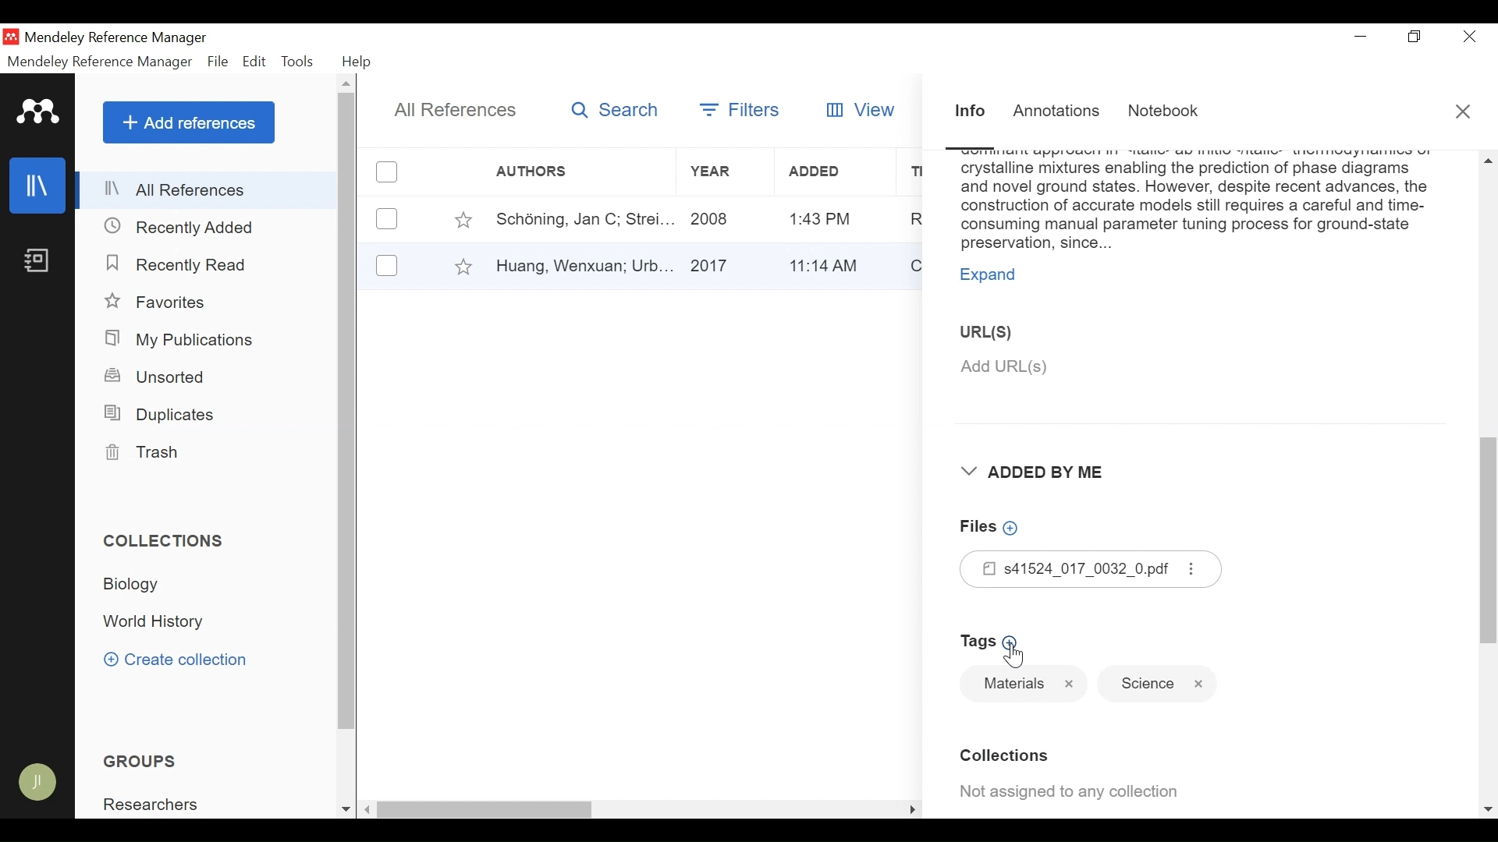 The width and height of the screenshot is (1498, 842). Describe the element at coordinates (1009, 754) in the screenshot. I see `Collection` at that location.